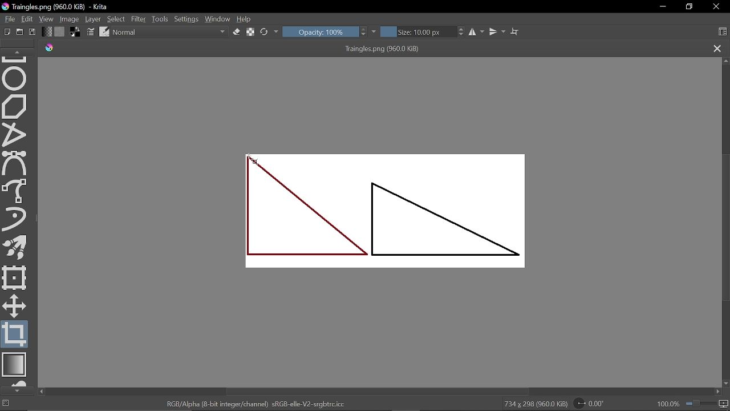  What do you see at coordinates (717, 49) in the screenshot?
I see `Close tab` at bounding box center [717, 49].